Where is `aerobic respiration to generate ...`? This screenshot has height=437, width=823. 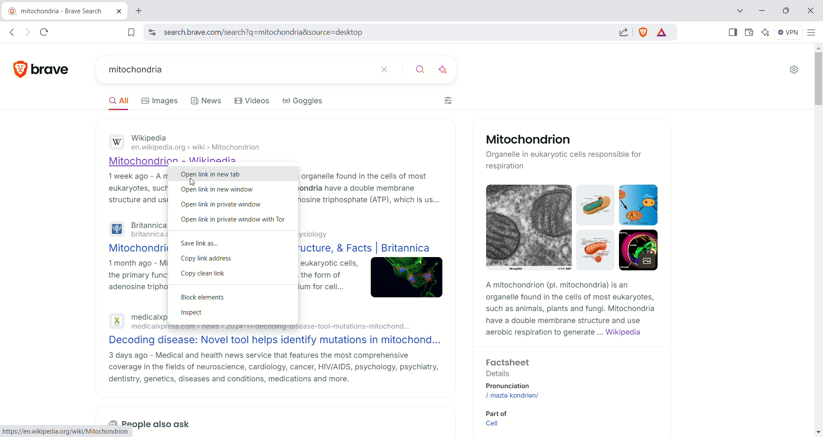
aerobic respiration to generate ... is located at coordinates (542, 333).